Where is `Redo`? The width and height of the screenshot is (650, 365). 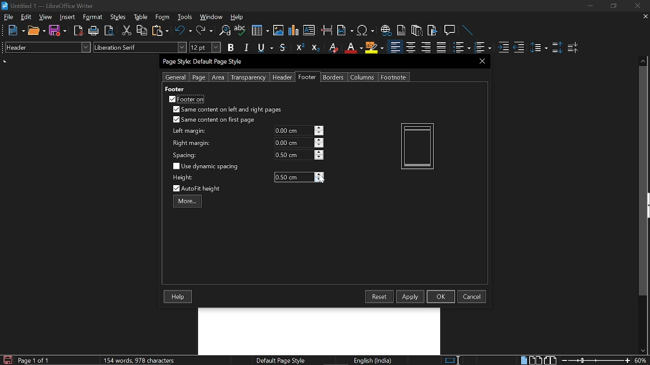 Redo is located at coordinates (204, 30).